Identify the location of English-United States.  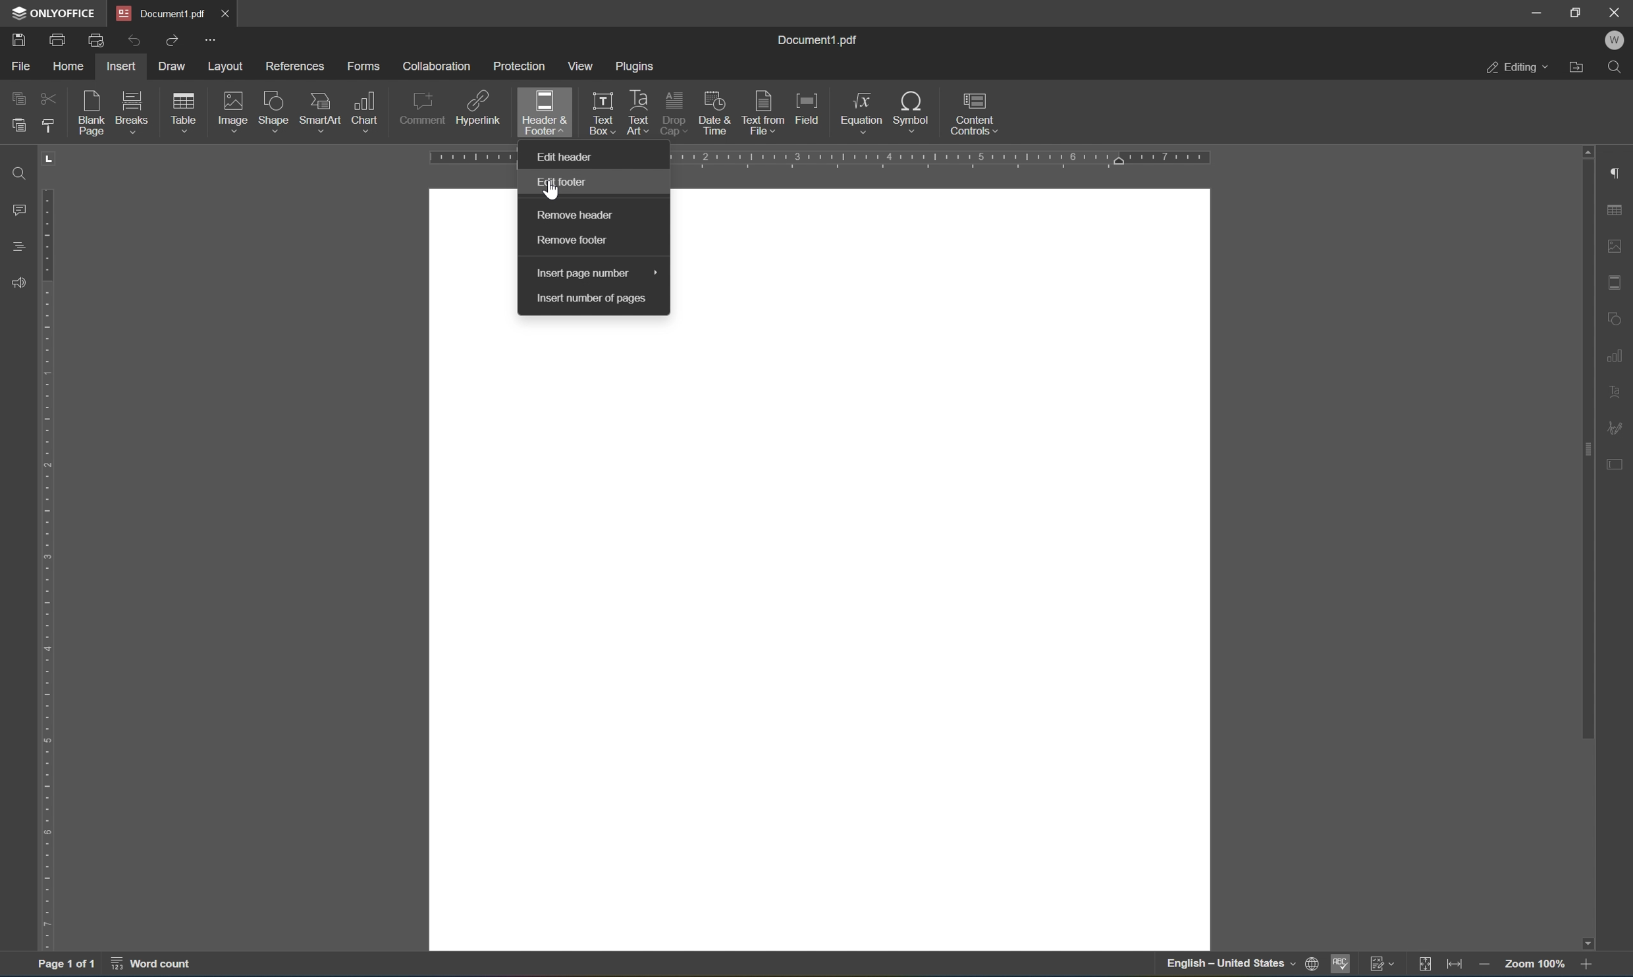
(1240, 965).